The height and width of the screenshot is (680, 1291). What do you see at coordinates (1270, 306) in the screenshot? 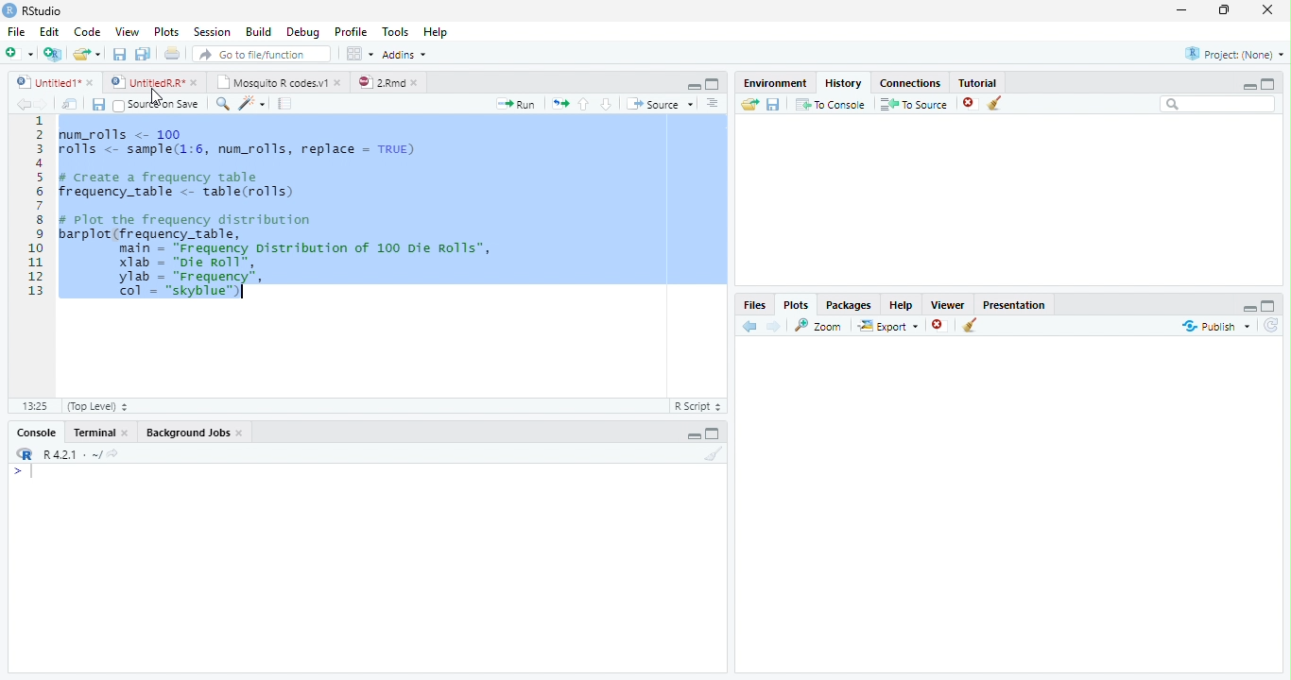
I see `Full Height` at bounding box center [1270, 306].